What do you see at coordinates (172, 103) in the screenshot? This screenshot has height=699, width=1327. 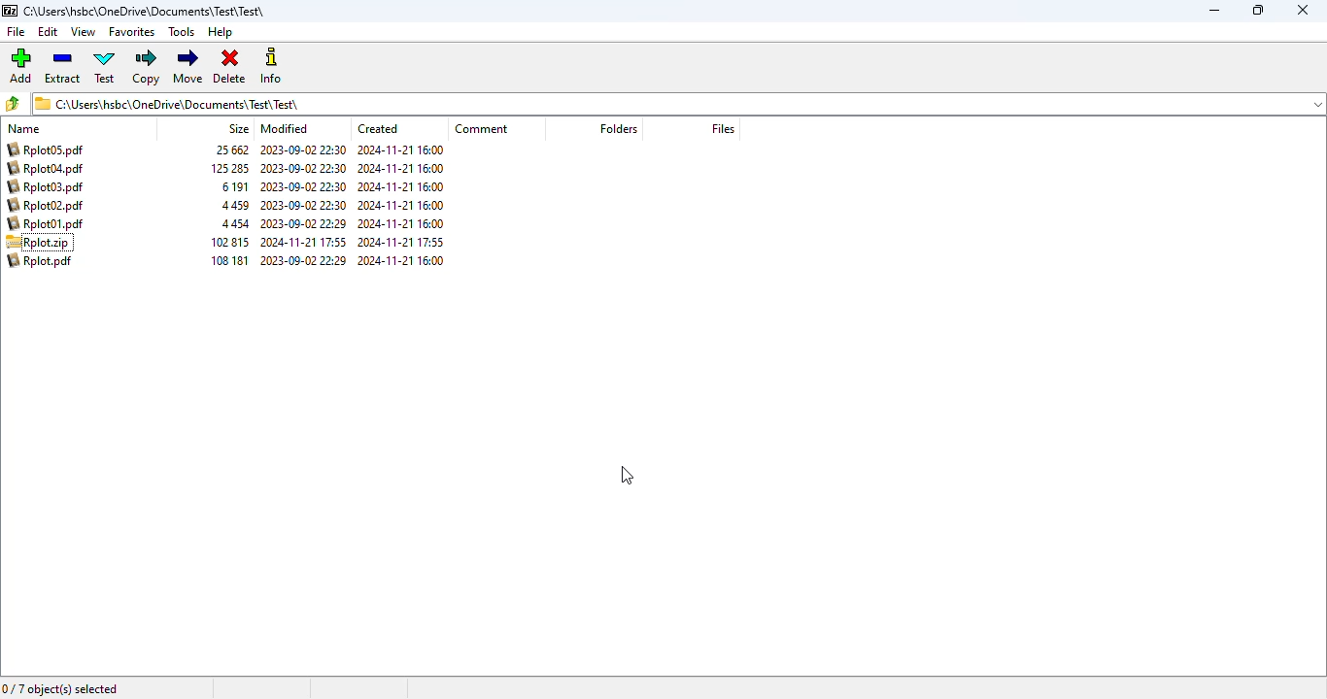 I see `| C:\Users\hsbc\OneDrive\Documents\ Test\ Test\` at bounding box center [172, 103].